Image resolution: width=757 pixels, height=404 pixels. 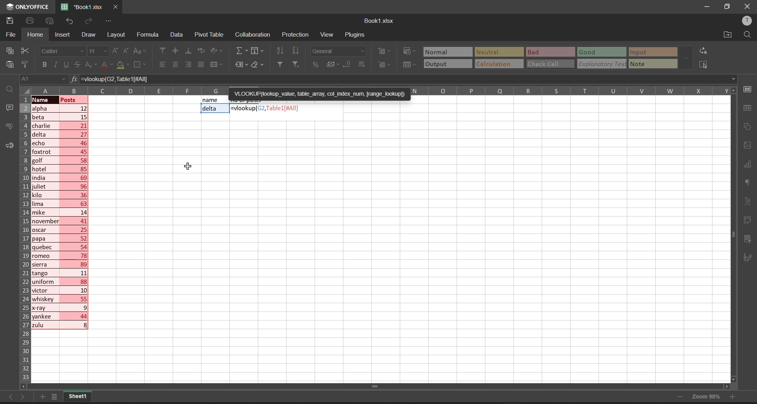 What do you see at coordinates (536, 52) in the screenshot?
I see `Bad` at bounding box center [536, 52].